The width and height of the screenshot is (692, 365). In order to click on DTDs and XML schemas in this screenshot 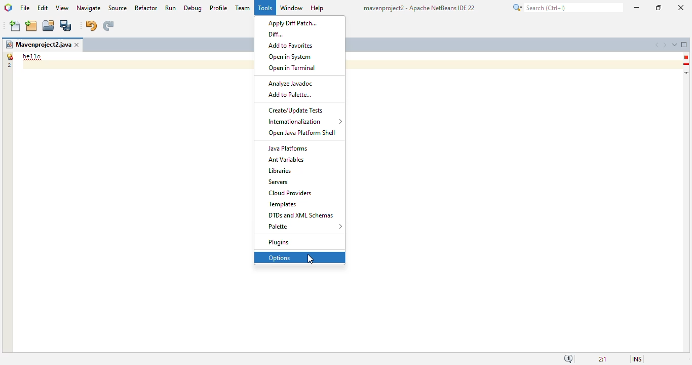, I will do `click(300, 215)`.